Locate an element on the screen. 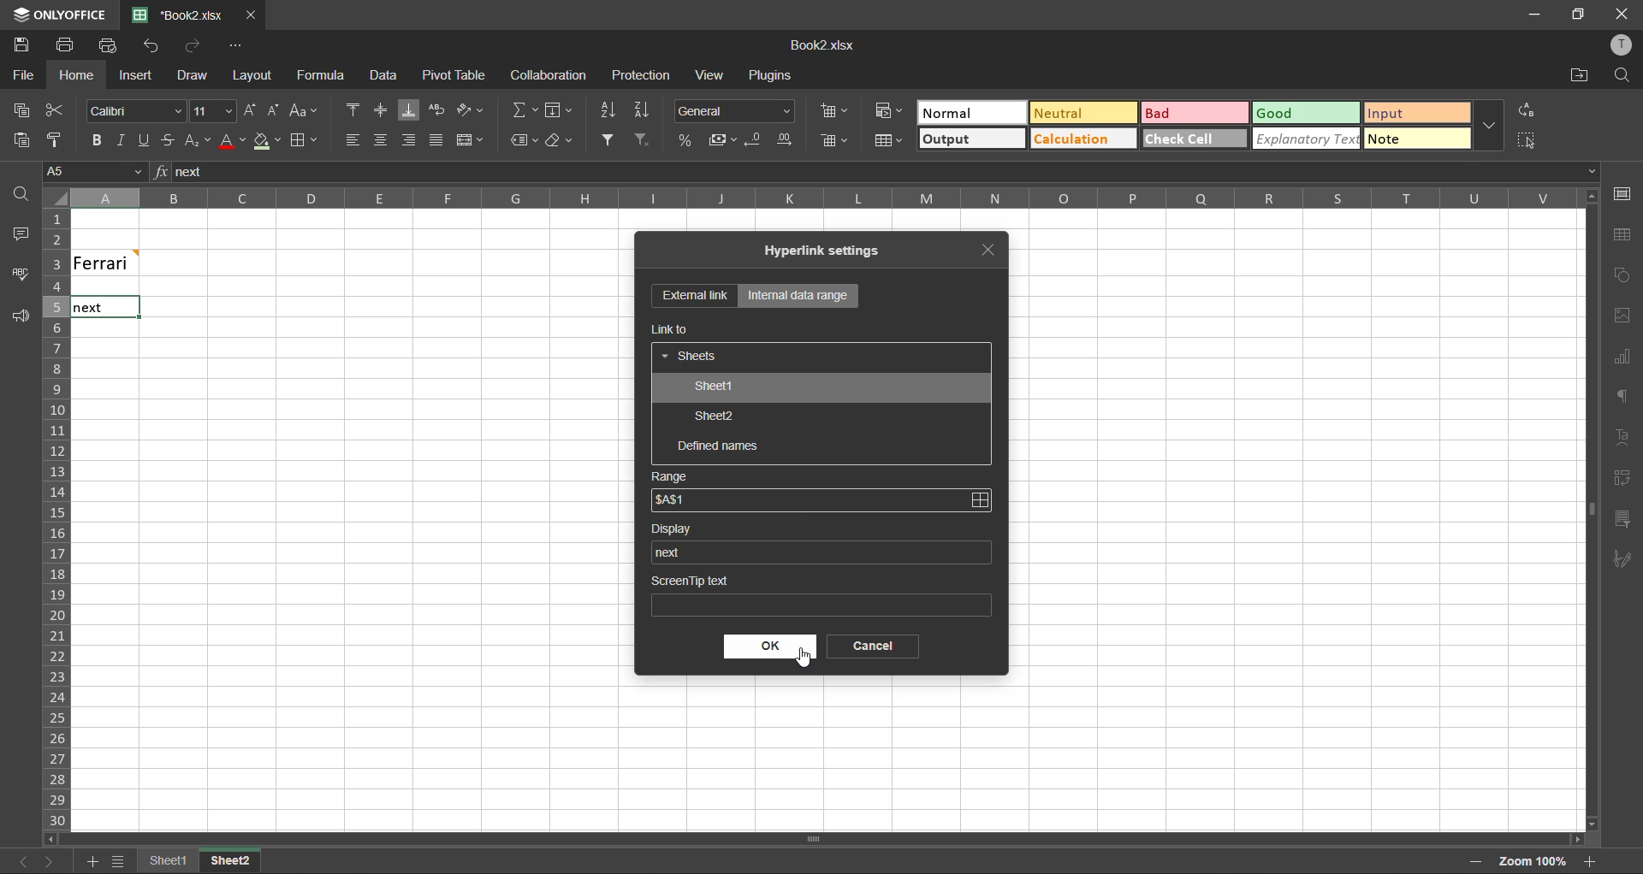  shapes is located at coordinates (1624, 275).